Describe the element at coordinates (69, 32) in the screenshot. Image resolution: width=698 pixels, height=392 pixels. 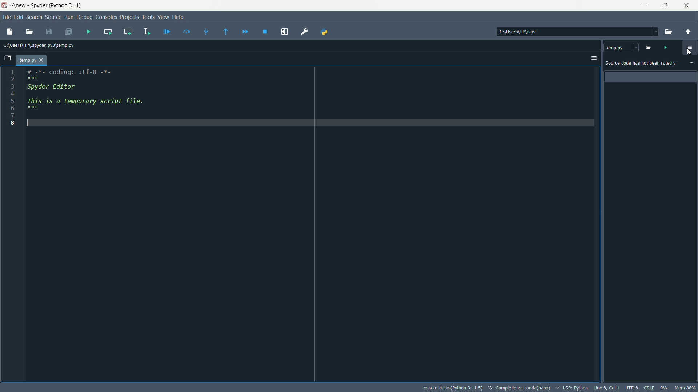
I see `save all files` at that location.